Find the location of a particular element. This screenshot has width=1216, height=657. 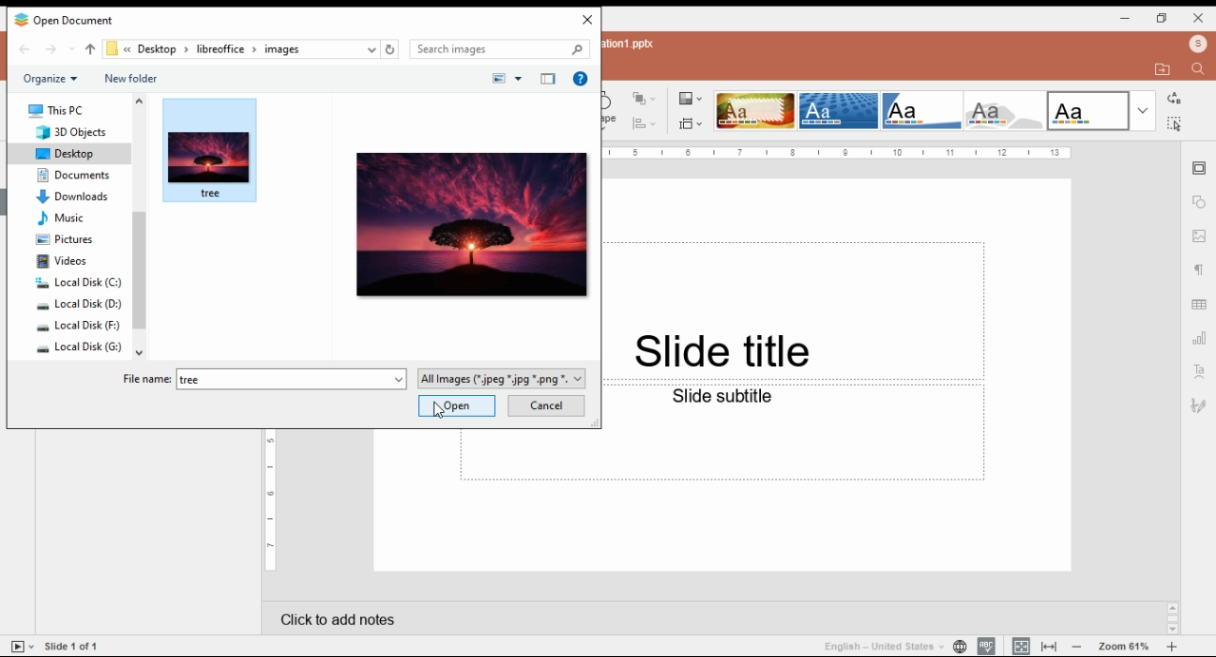

color themes is located at coordinates (688, 98).